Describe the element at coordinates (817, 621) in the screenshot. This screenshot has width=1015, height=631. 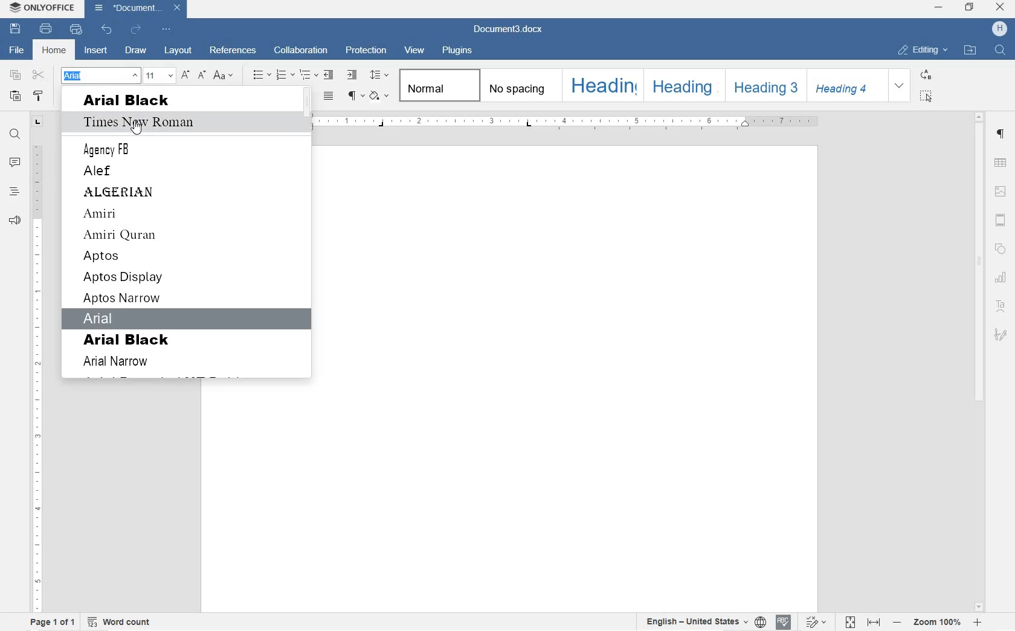
I see `TRACK CHANGES` at that location.